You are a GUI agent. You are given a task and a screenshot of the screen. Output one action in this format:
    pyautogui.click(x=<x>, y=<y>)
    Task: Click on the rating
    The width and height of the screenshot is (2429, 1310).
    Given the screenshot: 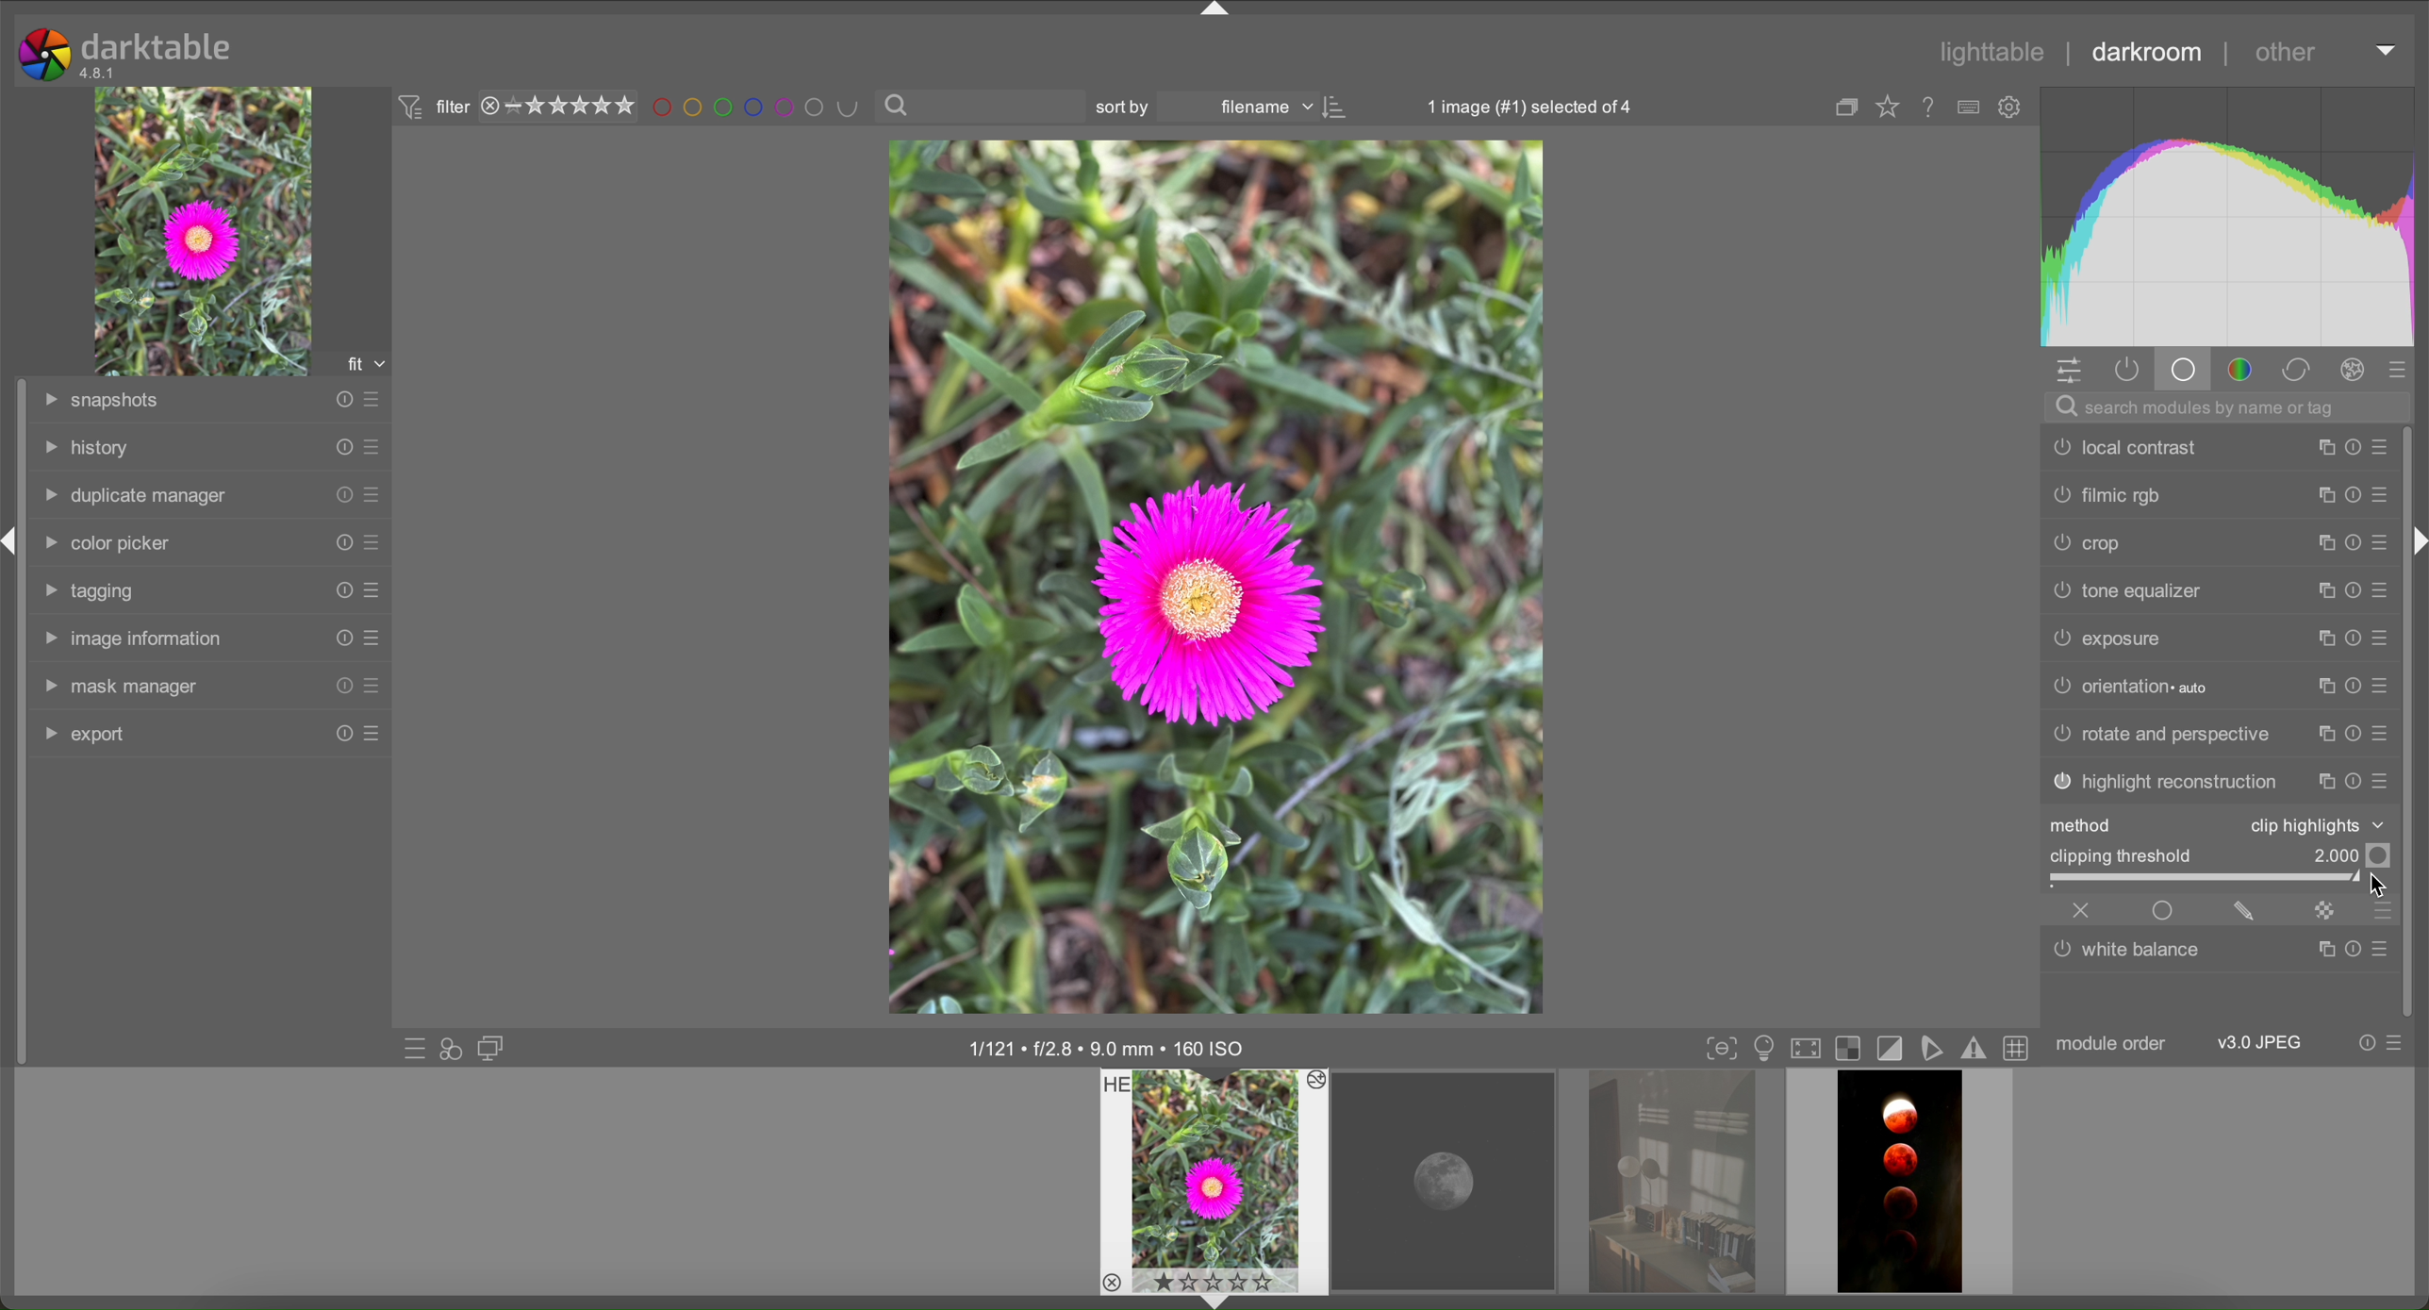 What is the action you would take?
    pyautogui.click(x=558, y=108)
    